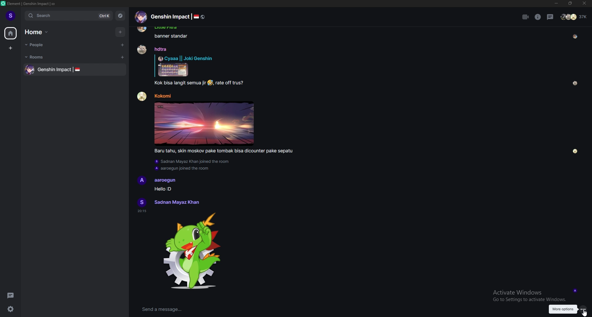 This screenshot has width=592, height=317. Describe the element at coordinates (264, 310) in the screenshot. I see `message box` at that location.